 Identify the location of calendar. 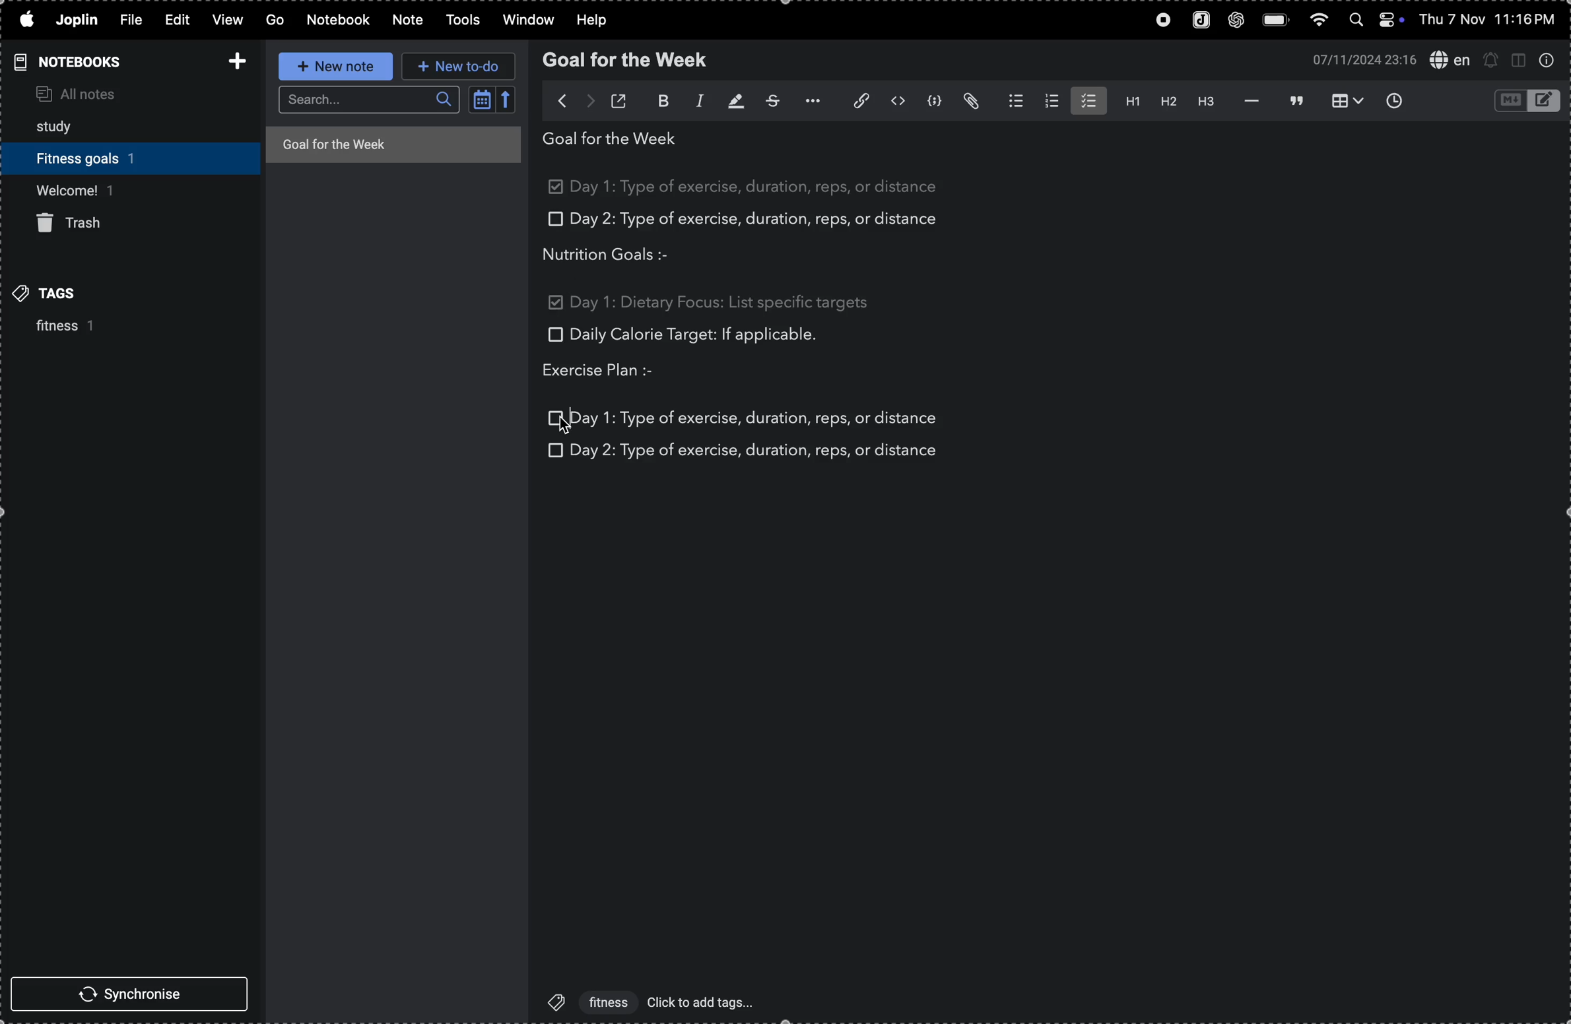
(492, 102).